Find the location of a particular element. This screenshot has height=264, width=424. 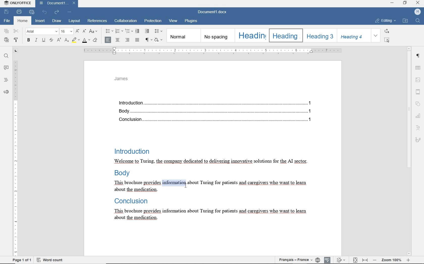

This brochure provides information about Turing for patients and caregivers who want to learn
about the medication. is located at coordinates (210, 186).